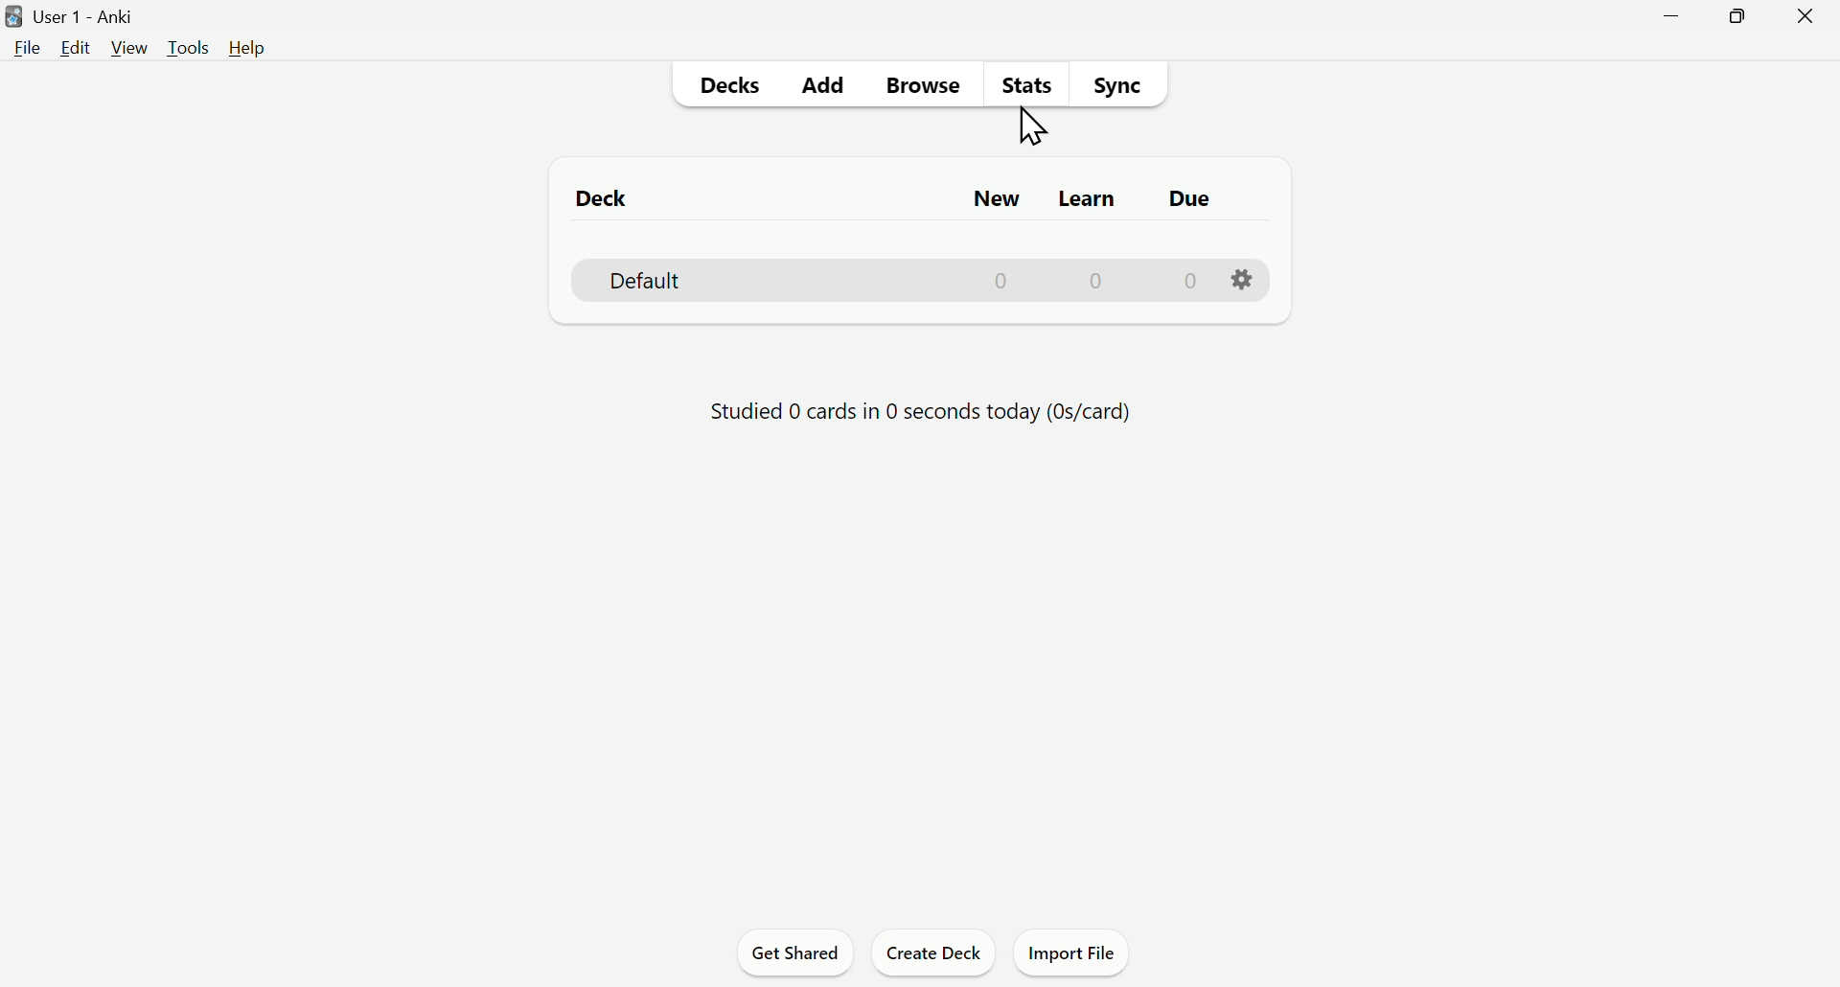 The width and height of the screenshot is (1840, 987). Describe the element at coordinates (1191, 204) in the screenshot. I see `Due` at that location.